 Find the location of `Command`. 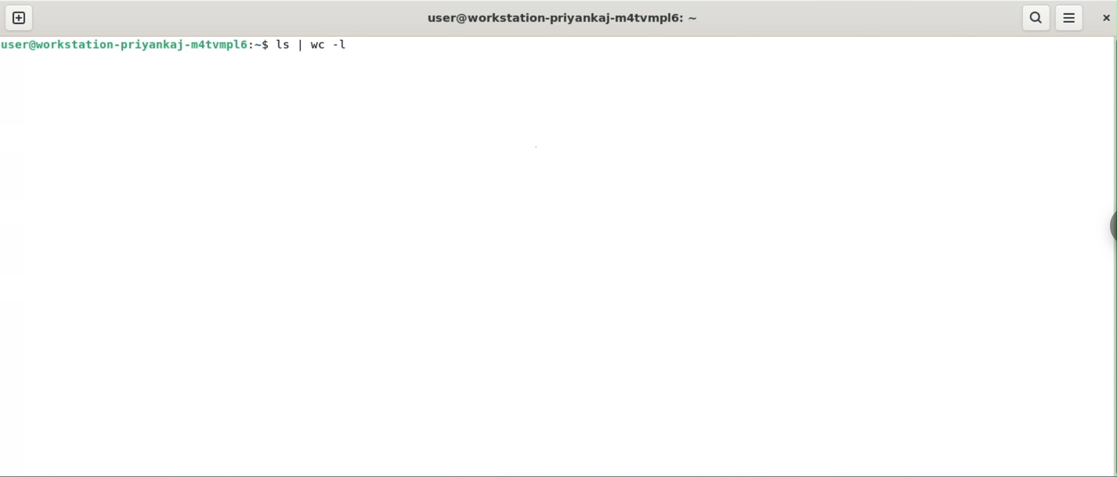

Command is located at coordinates (320, 45).